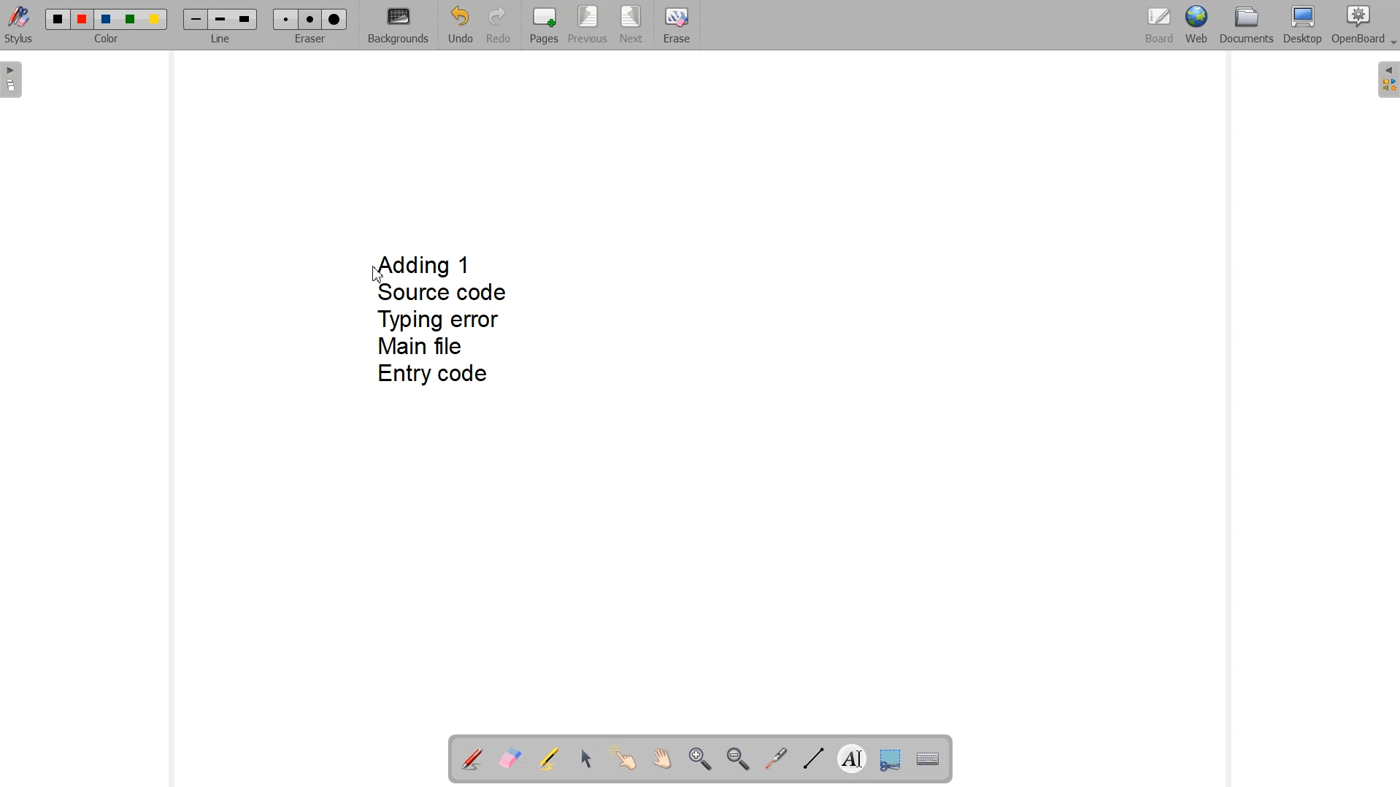 The image size is (1400, 787). I want to click on Line, so click(221, 39).